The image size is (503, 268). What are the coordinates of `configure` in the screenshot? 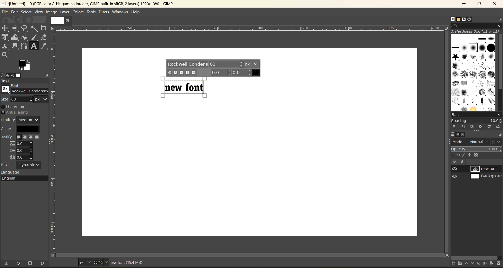 It's located at (500, 134).